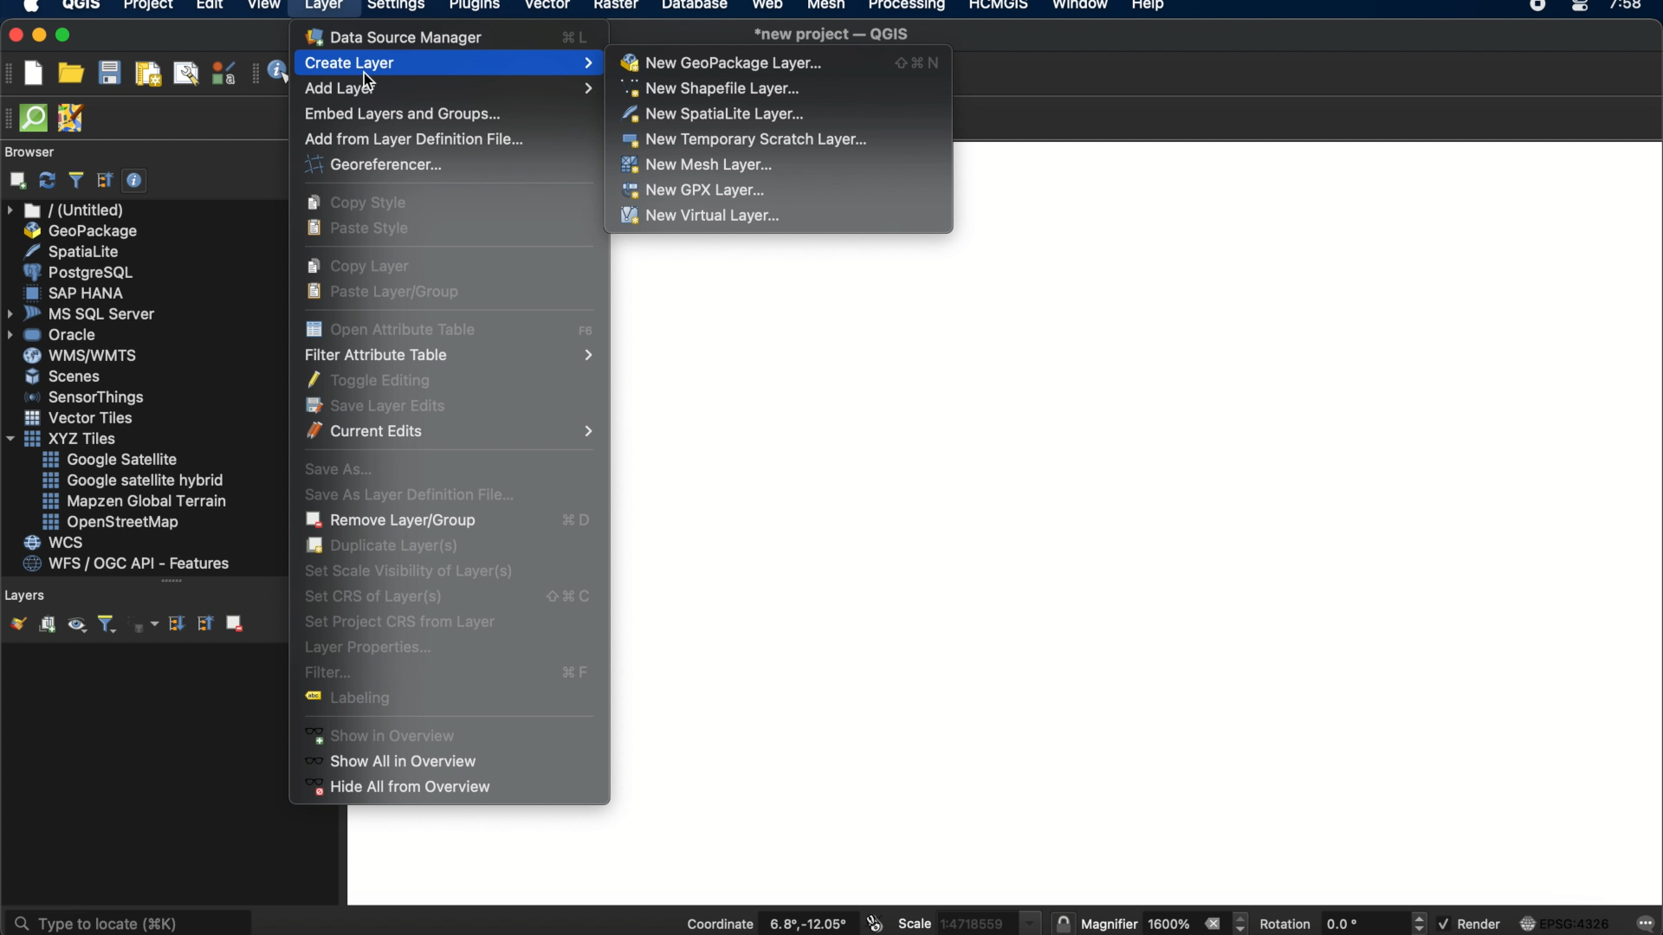 This screenshot has height=935, width=1663. I want to click on remove layer group, so click(233, 622).